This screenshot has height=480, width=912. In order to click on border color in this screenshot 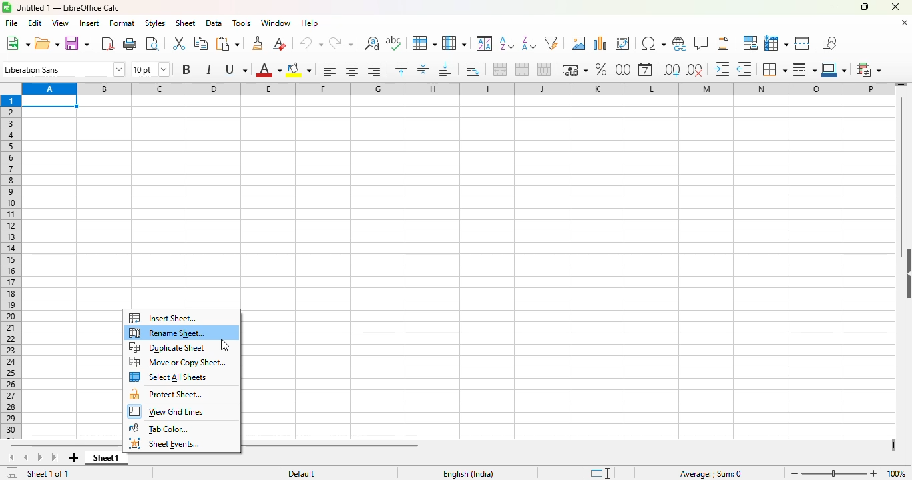, I will do `click(835, 69)`.